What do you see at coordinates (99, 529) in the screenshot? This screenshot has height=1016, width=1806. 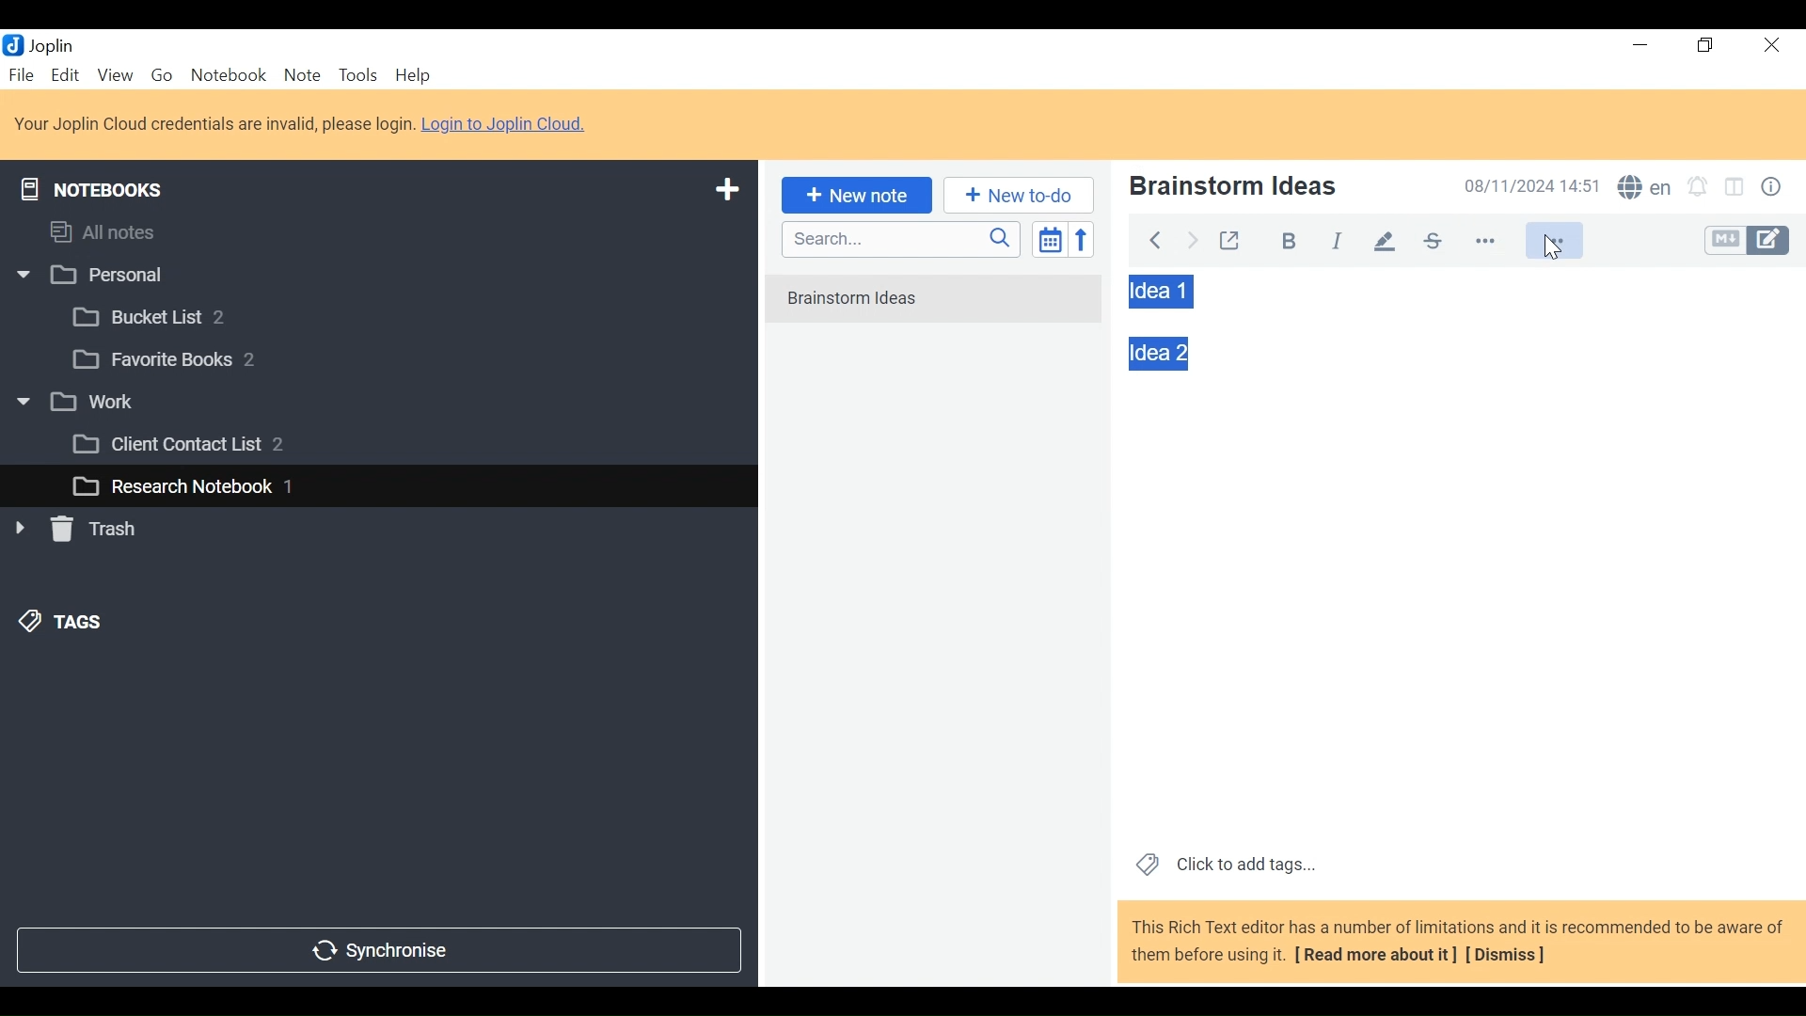 I see `» [ Trash` at bounding box center [99, 529].